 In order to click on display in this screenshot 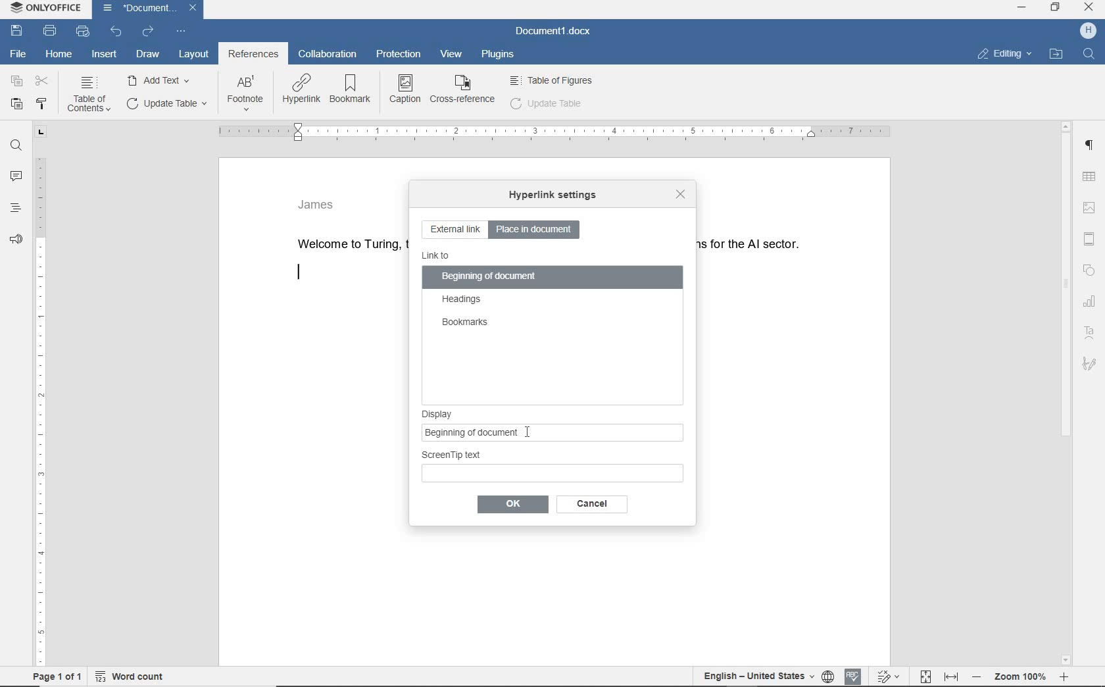, I will do `click(554, 410)`.